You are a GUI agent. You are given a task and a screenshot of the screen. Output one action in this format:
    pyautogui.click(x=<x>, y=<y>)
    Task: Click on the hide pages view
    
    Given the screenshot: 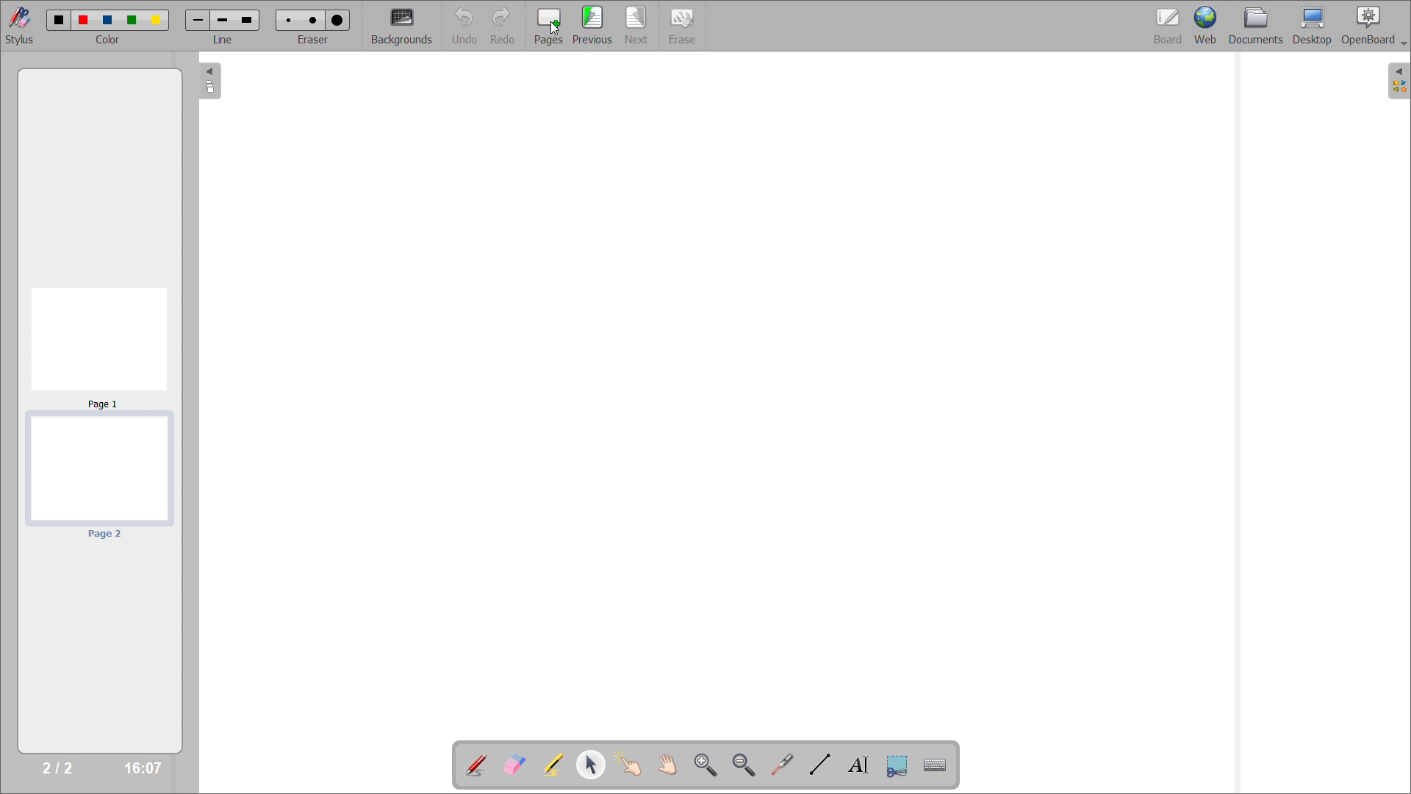 What is the action you would take?
    pyautogui.click(x=207, y=81)
    